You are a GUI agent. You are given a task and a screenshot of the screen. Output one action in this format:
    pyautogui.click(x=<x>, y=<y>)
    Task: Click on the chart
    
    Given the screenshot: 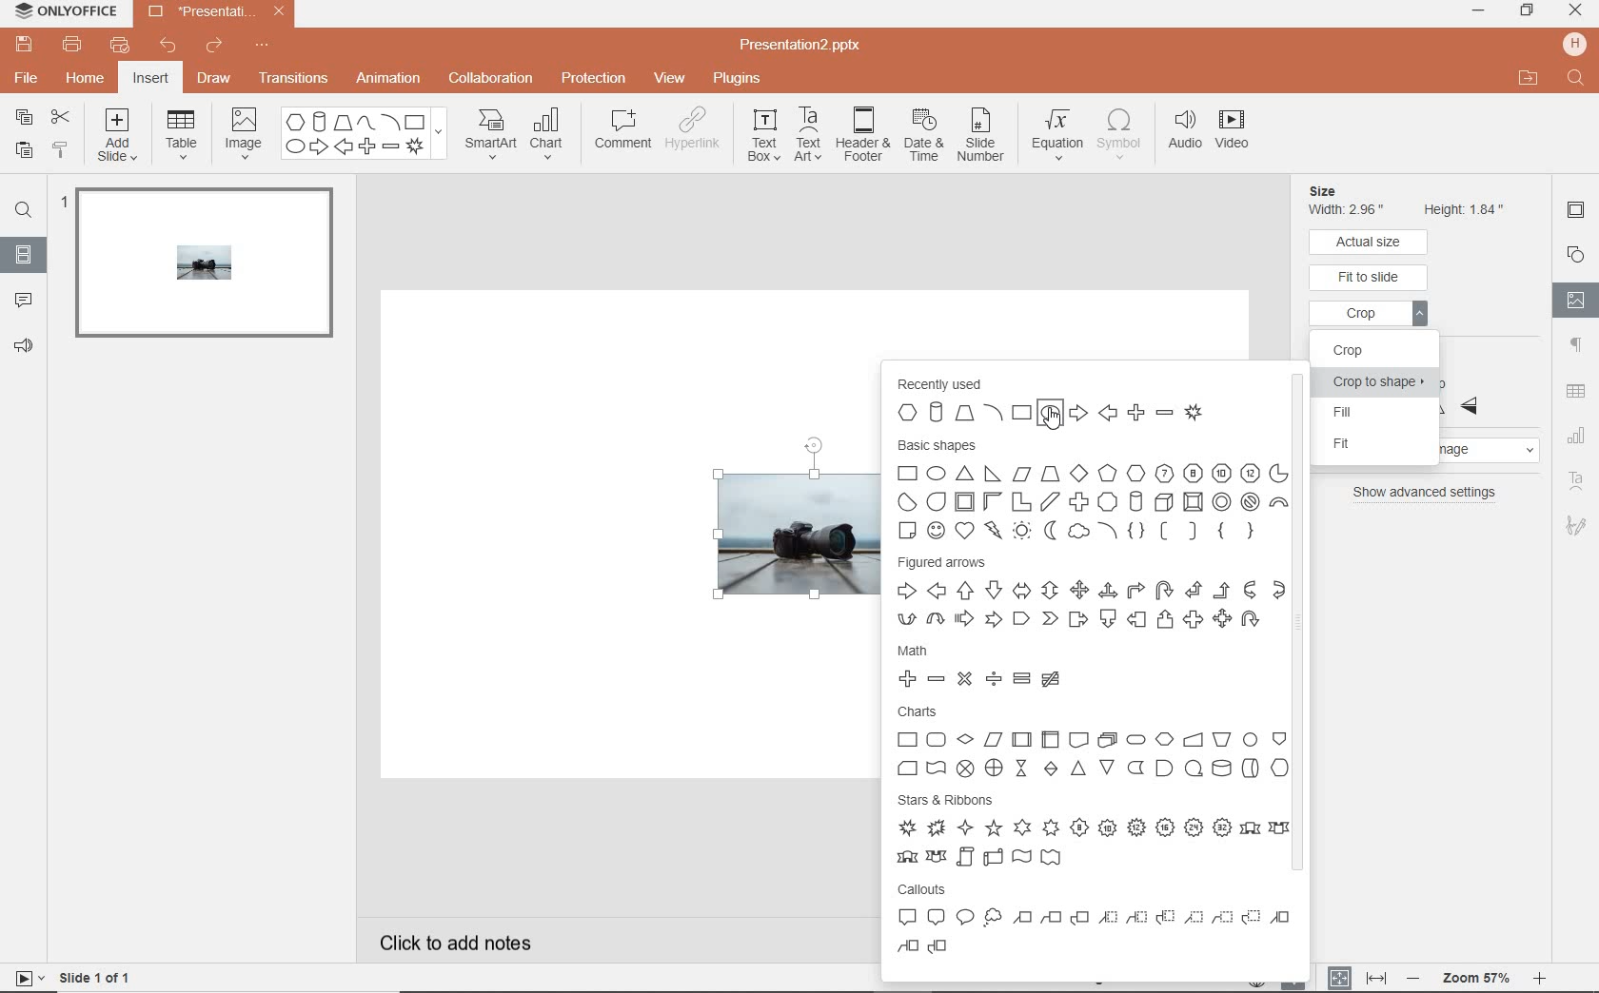 What is the action you would take?
    pyautogui.click(x=553, y=135)
    